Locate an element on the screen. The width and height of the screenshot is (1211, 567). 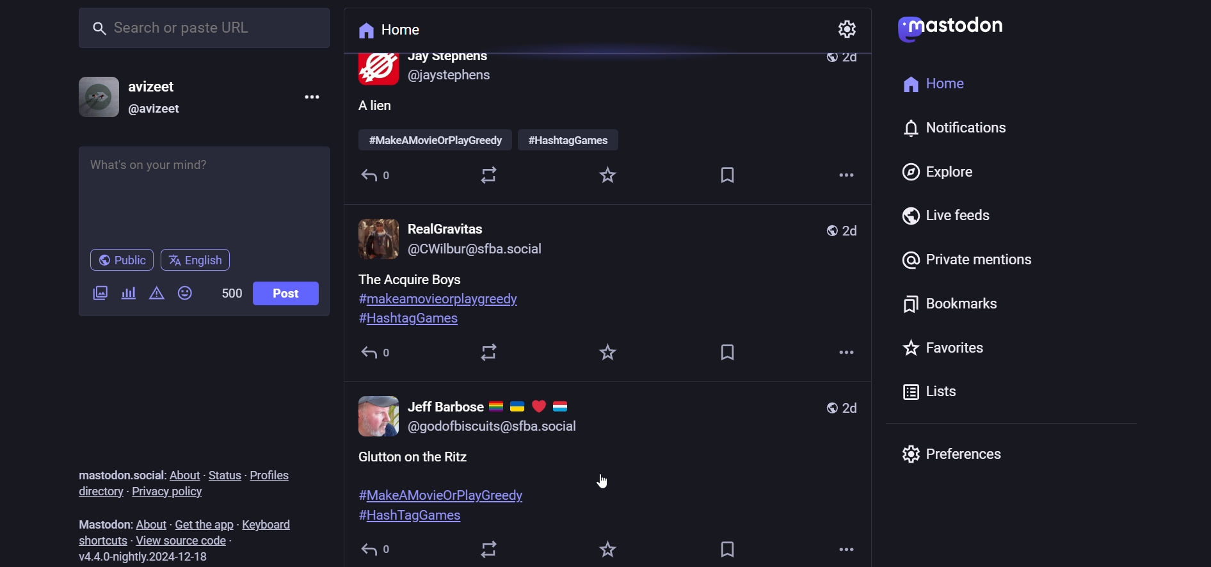
id is located at coordinates (161, 109).